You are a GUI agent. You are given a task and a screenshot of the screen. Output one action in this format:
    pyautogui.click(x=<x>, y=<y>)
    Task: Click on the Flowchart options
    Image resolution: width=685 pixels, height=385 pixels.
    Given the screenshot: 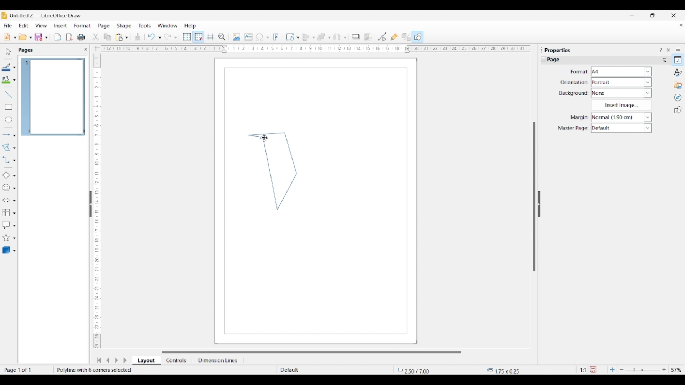 What is the action you would take?
    pyautogui.click(x=14, y=213)
    